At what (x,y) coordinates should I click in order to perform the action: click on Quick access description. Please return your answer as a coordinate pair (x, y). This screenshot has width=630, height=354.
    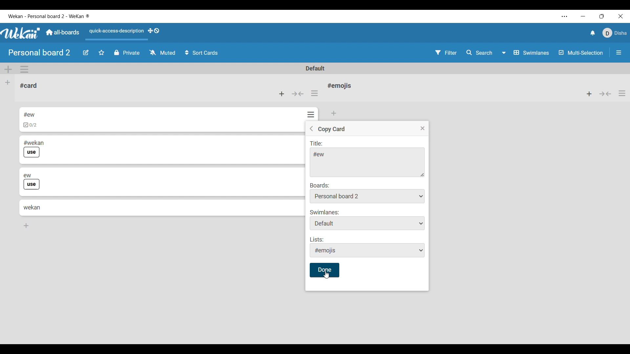
    Looking at the image, I should click on (115, 34).